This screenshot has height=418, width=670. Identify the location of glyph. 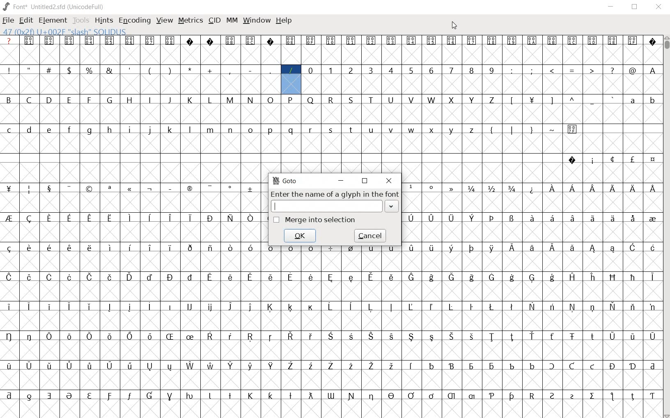
(251, 277).